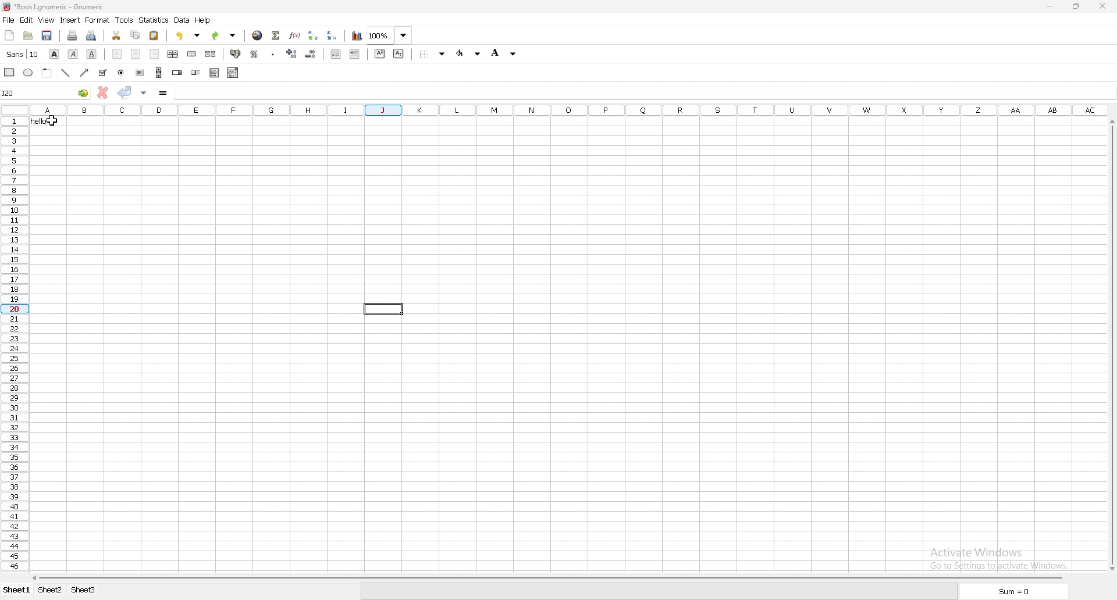 Image resolution: width=1117 pixels, height=600 pixels. Describe the element at coordinates (103, 92) in the screenshot. I see `cancel change` at that location.